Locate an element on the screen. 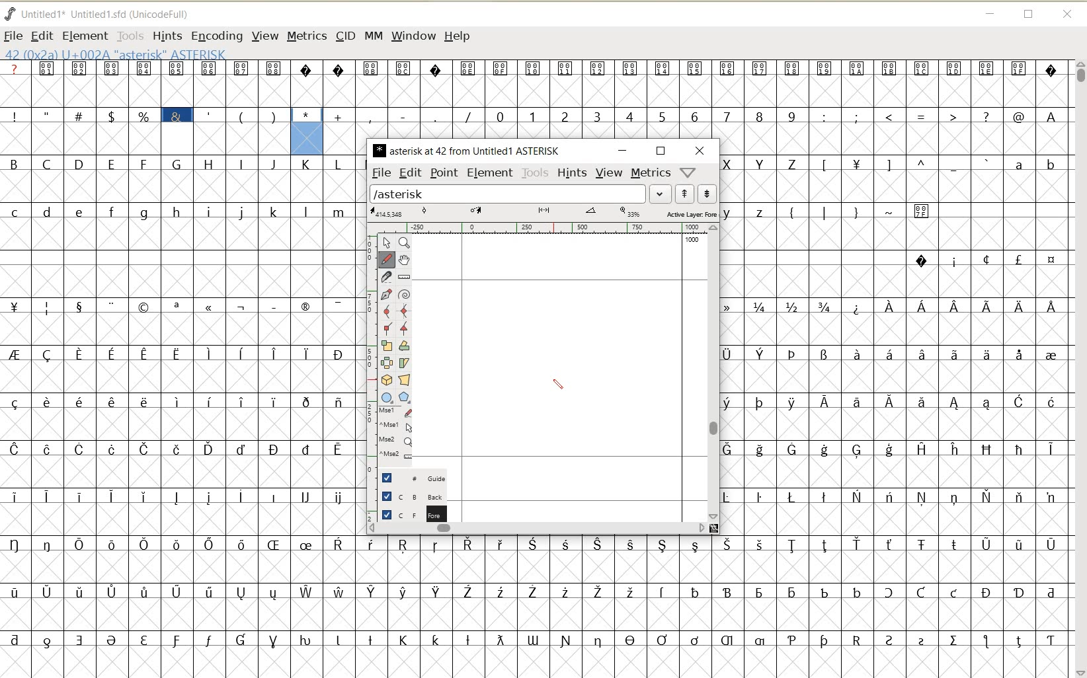  polygon or star is located at coordinates (405, 398).